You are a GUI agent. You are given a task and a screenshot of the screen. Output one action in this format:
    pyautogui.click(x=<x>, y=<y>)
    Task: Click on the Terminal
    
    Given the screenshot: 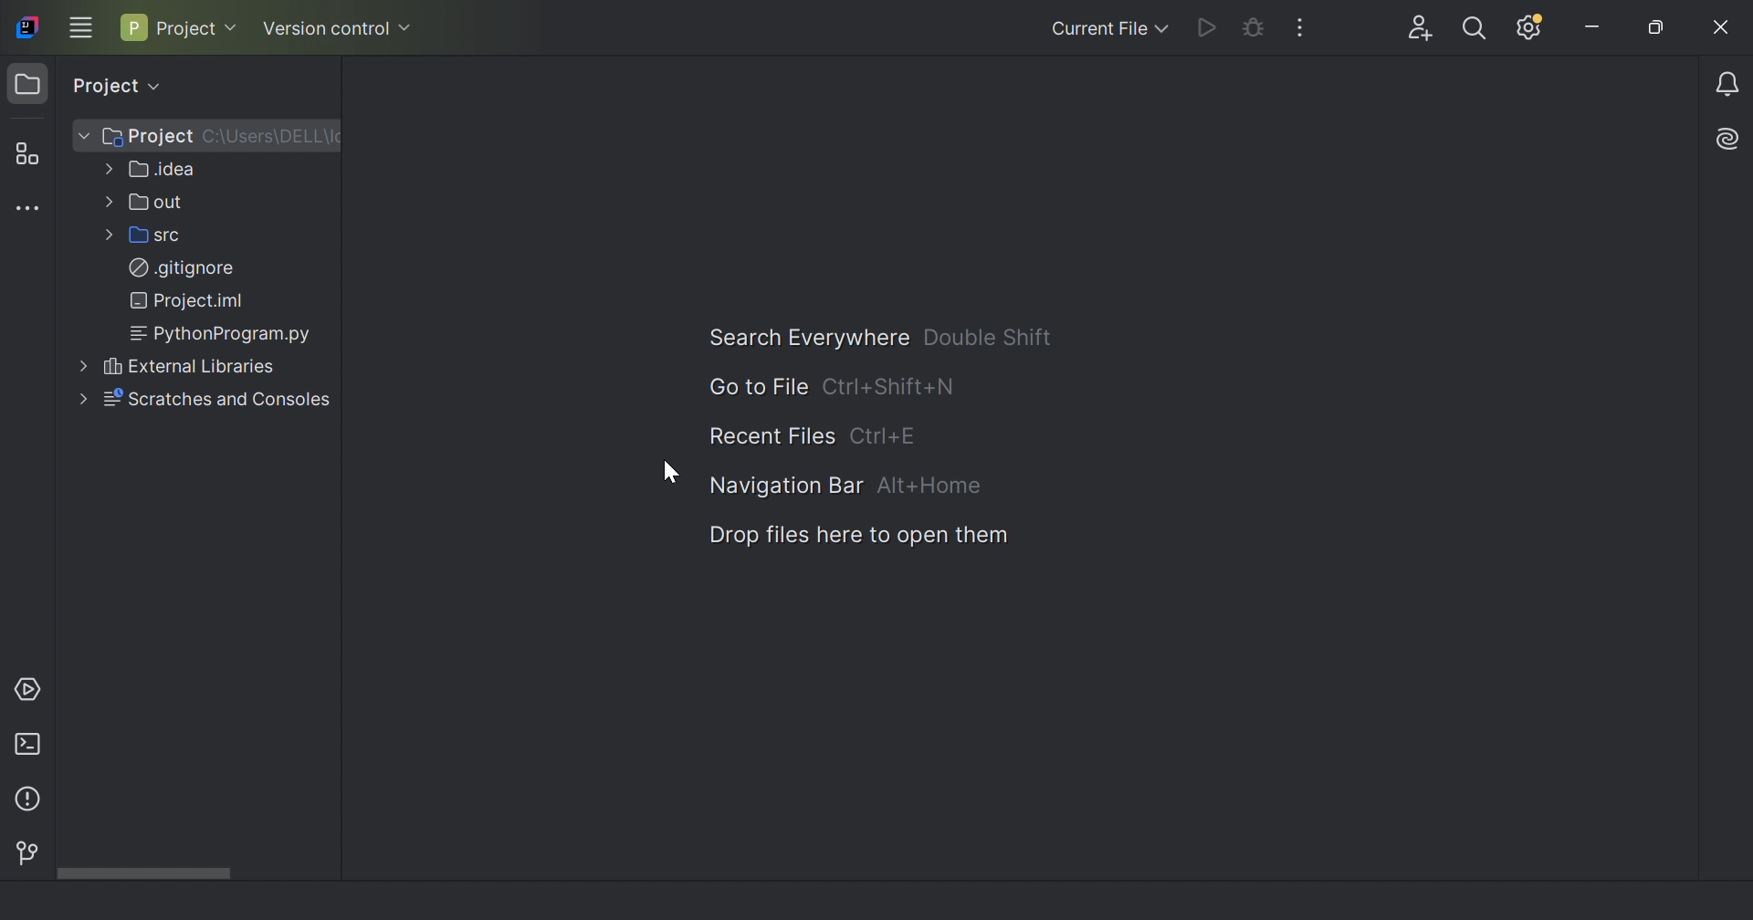 What is the action you would take?
    pyautogui.click(x=32, y=744)
    